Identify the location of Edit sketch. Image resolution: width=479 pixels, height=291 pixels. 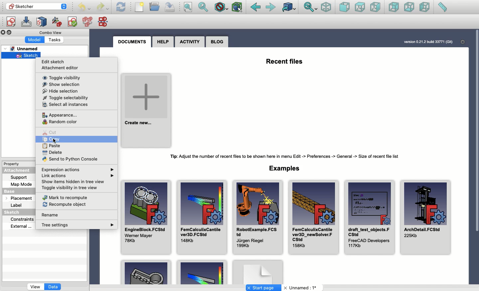
(26, 22).